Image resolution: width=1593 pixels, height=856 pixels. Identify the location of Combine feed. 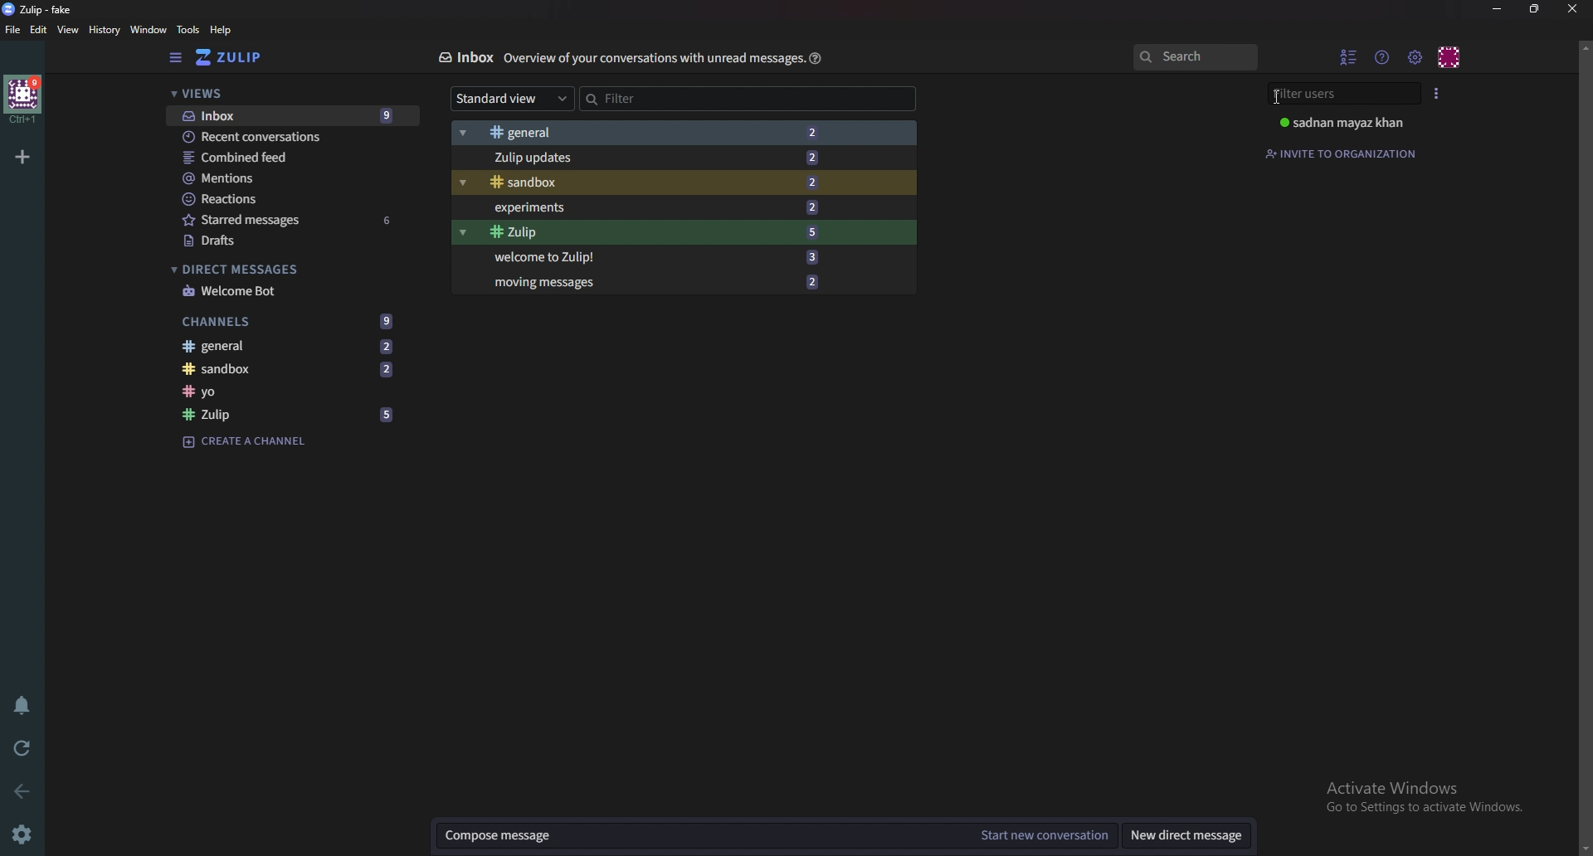
(284, 156).